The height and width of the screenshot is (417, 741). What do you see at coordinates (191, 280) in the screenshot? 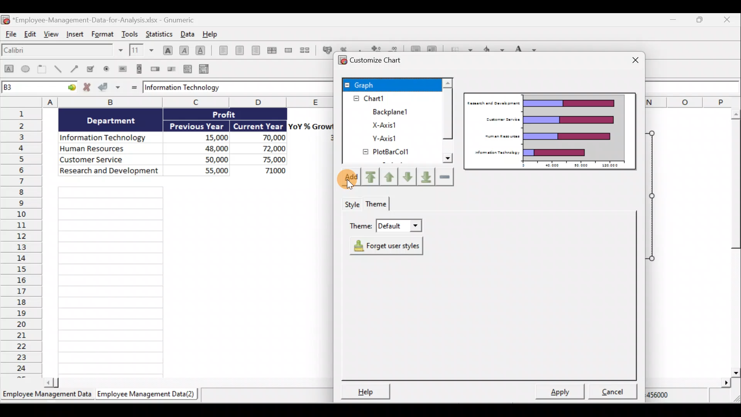
I see `Cells` at bounding box center [191, 280].